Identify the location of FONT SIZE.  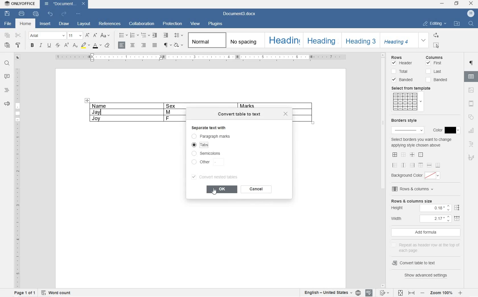
(75, 36).